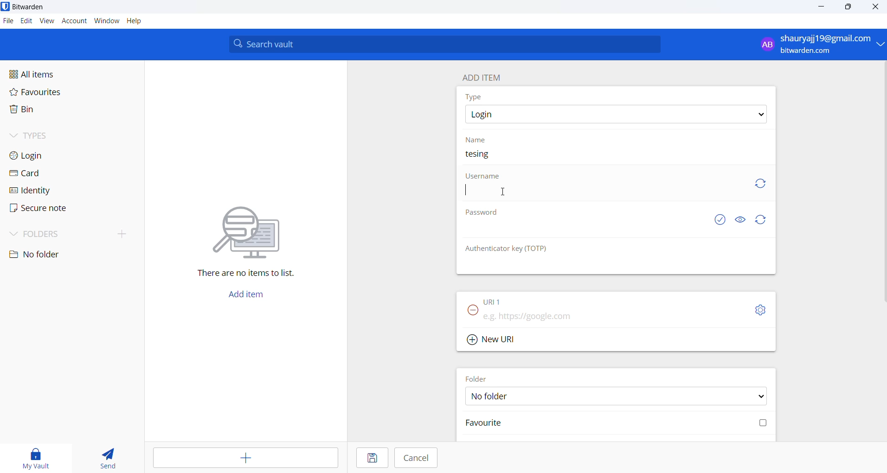  I want to click on Authenticator key (TOTP), so click(516, 250).